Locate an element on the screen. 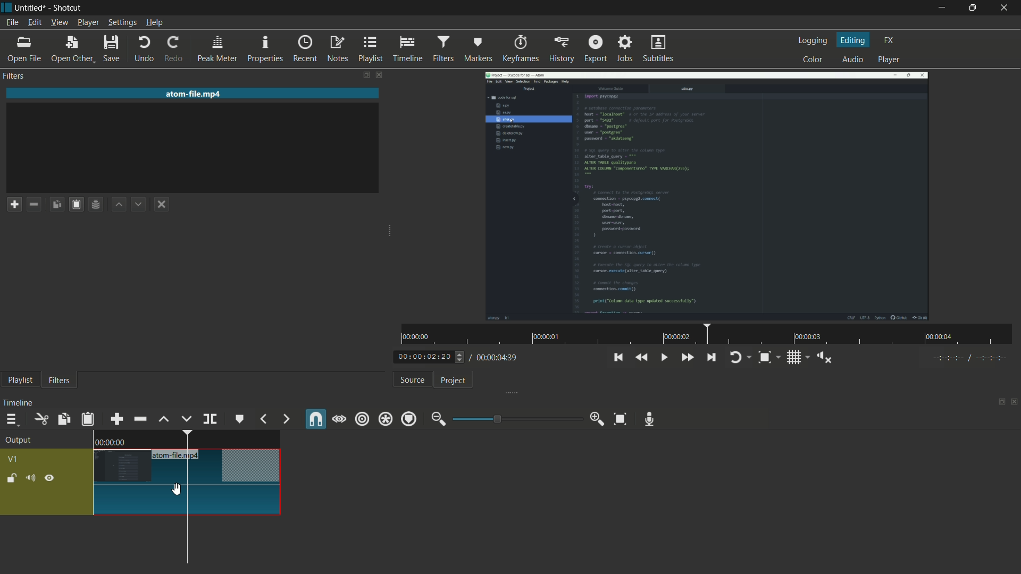 This screenshot has width=1021, height=574. v1 is located at coordinates (12, 461).